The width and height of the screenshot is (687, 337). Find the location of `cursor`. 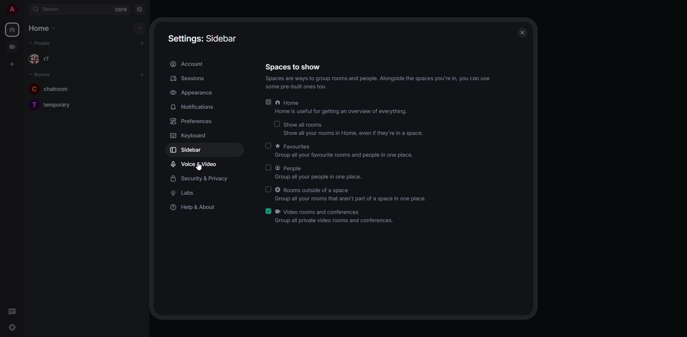

cursor is located at coordinates (200, 169).